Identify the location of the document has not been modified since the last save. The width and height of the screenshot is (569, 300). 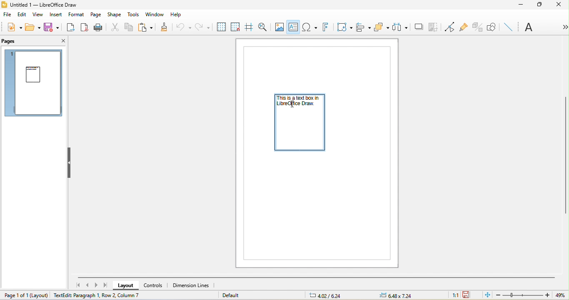
(469, 295).